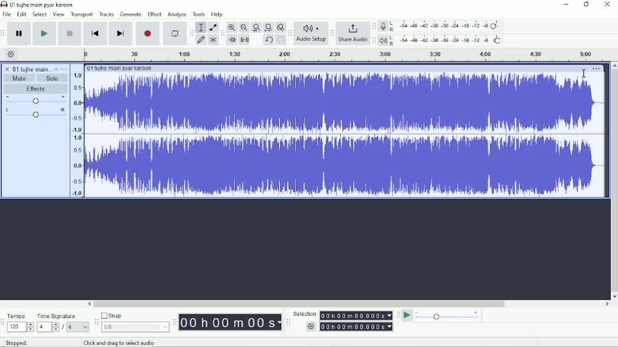  What do you see at coordinates (36, 100) in the screenshot?
I see `Volume` at bounding box center [36, 100].